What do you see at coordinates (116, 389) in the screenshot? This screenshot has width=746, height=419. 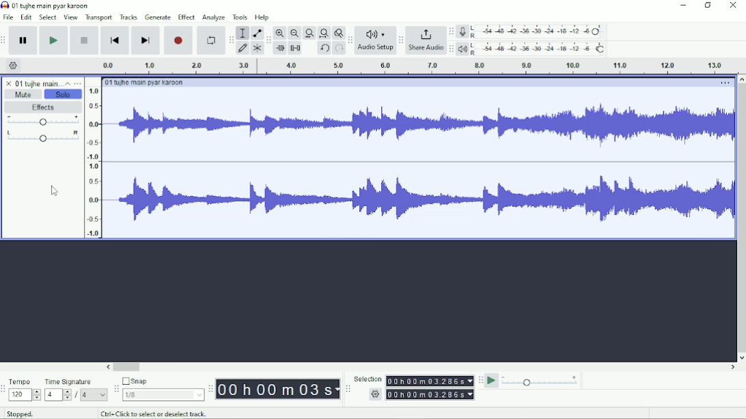 I see `Audacity snapping toolbar` at bounding box center [116, 389].